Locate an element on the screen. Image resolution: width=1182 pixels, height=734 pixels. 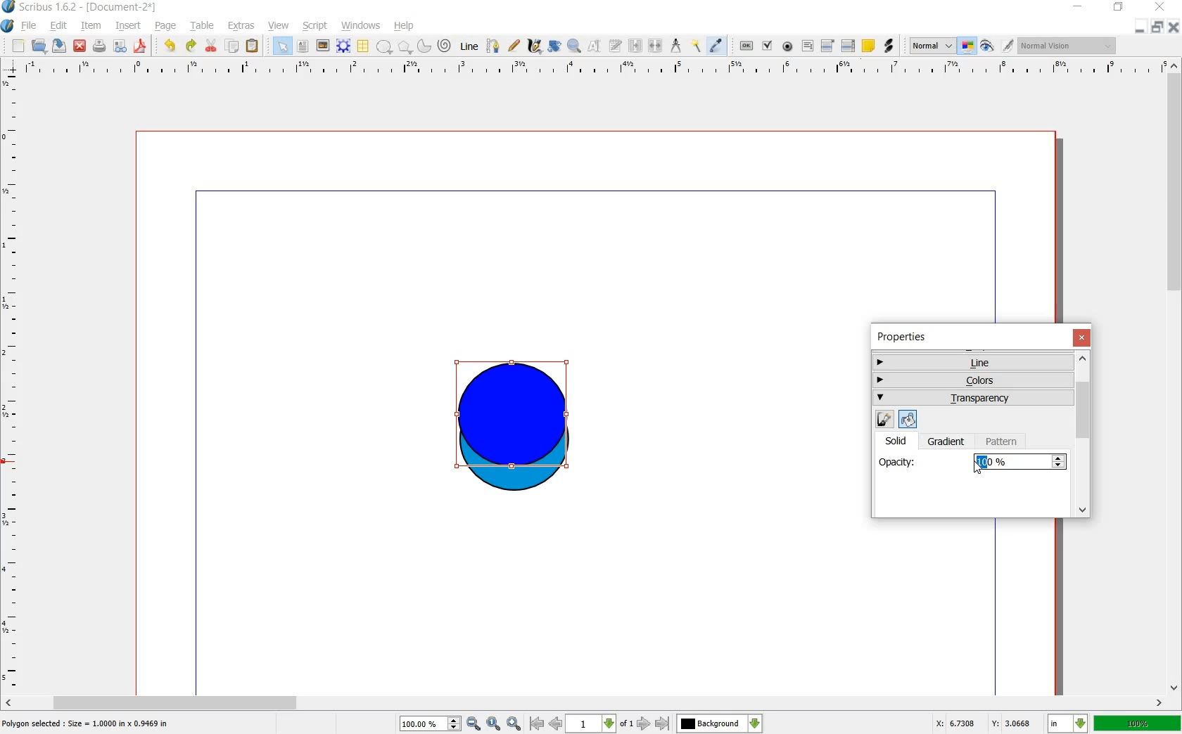
shape is located at coordinates (385, 47).